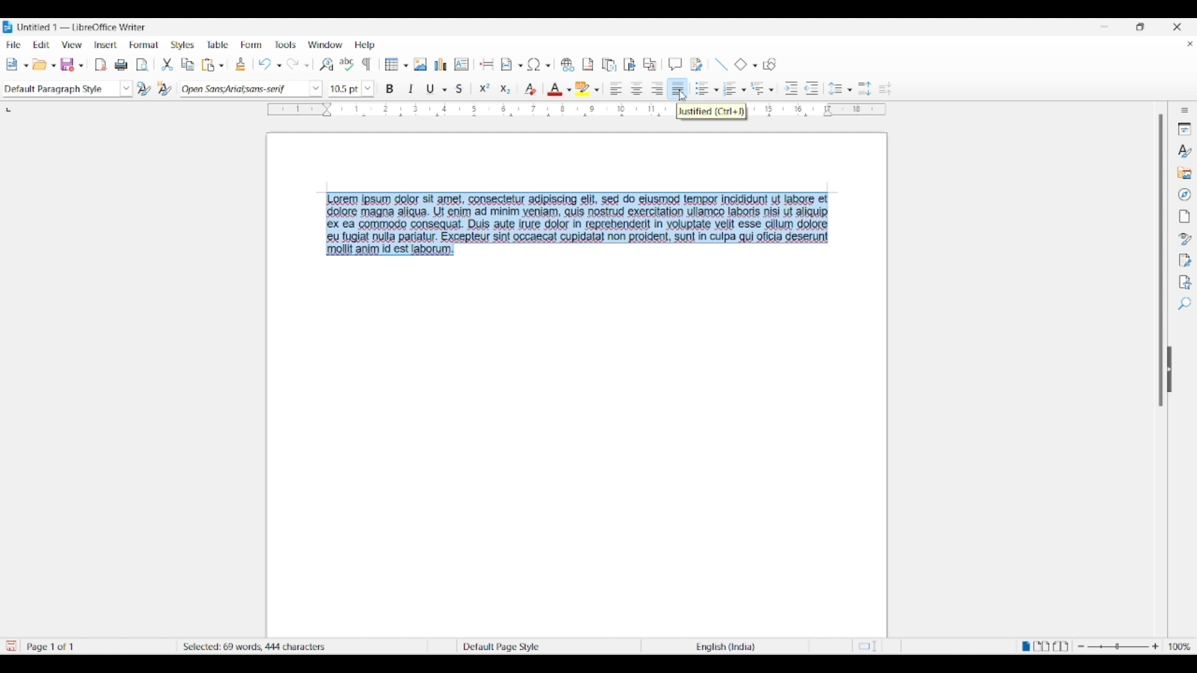 The width and height of the screenshot is (1197, 673). What do you see at coordinates (1118, 646) in the screenshot?
I see `Slider to Zoom in/out` at bounding box center [1118, 646].